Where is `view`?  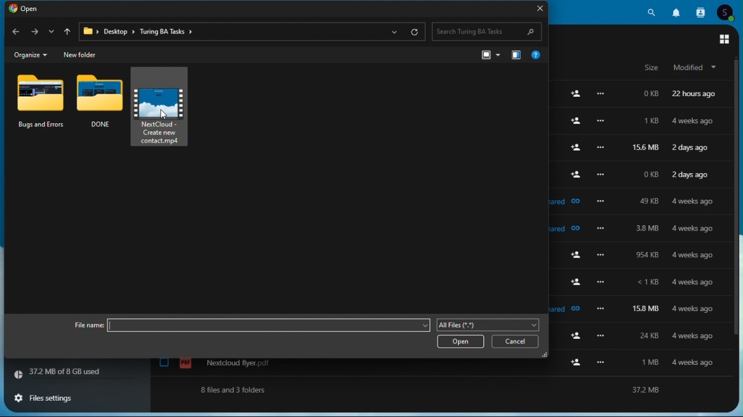
view is located at coordinates (492, 55).